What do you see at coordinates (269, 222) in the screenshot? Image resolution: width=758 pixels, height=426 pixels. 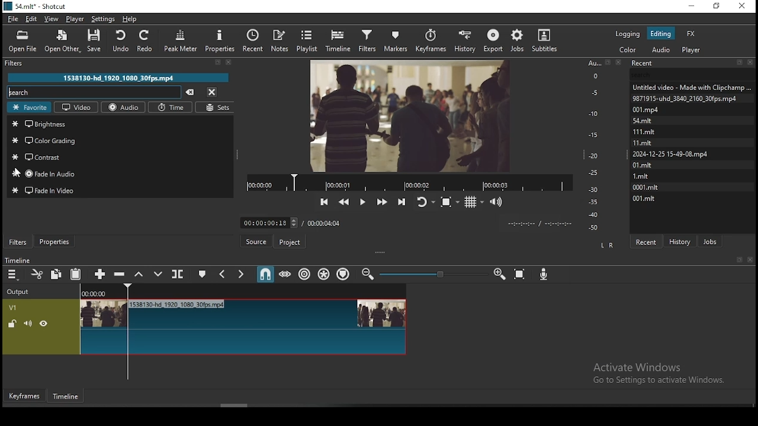 I see `elapsed time` at bounding box center [269, 222].